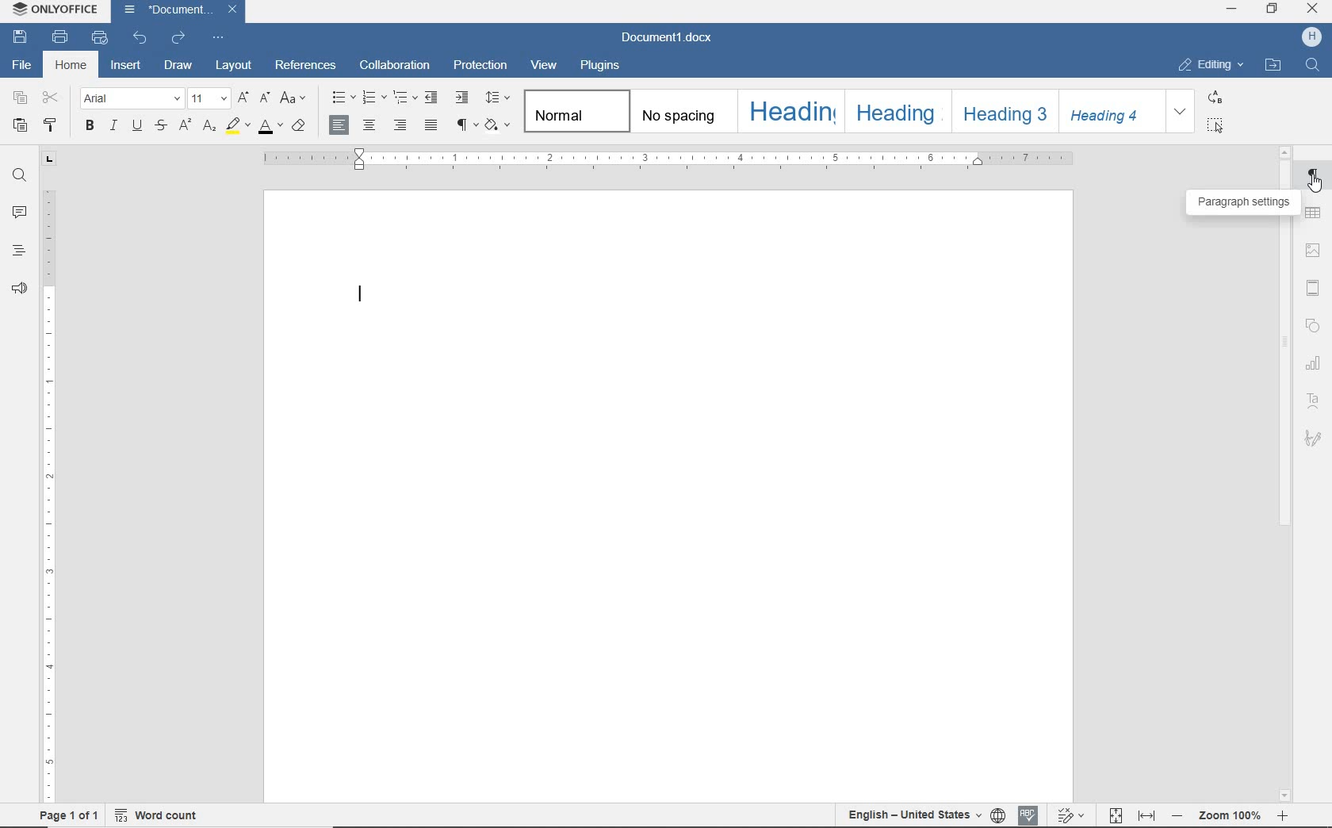 The height and width of the screenshot is (828, 1332). What do you see at coordinates (1215, 125) in the screenshot?
I see `SELECT ALL` at bounding box center [1215, 125].